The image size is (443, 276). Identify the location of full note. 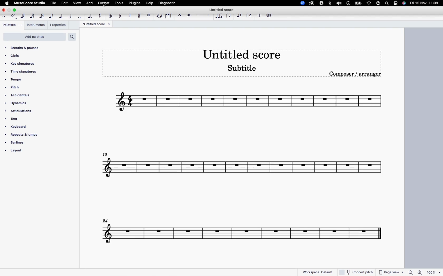
(79, 16).